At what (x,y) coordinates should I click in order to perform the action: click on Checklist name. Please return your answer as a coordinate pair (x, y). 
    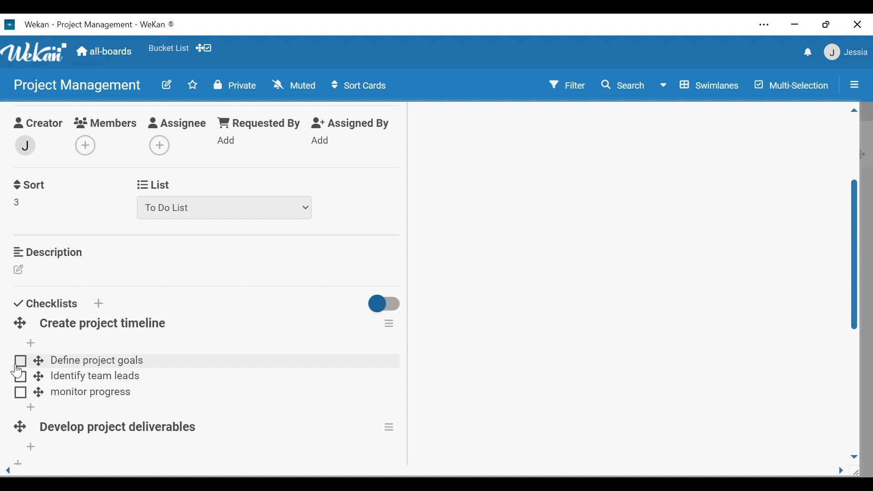
    Looking at the image, I should click on (103, 324).